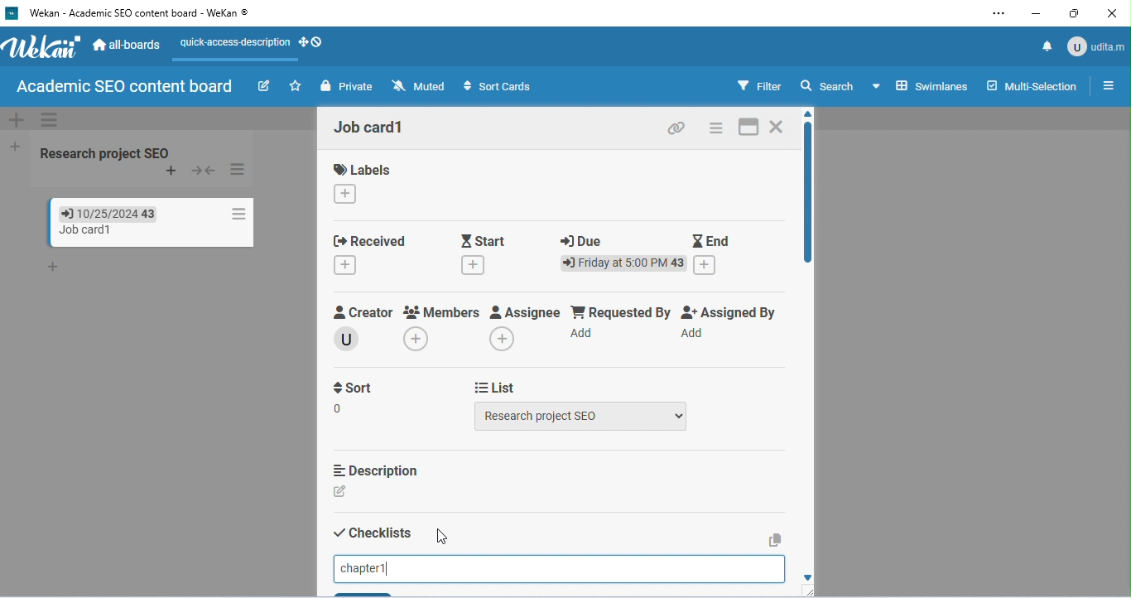 This screenshot has height=598, width=1131. What do you see at coordinates (263, 85) in the screenshot?
I see `edit` at bounding box center [263, 85].